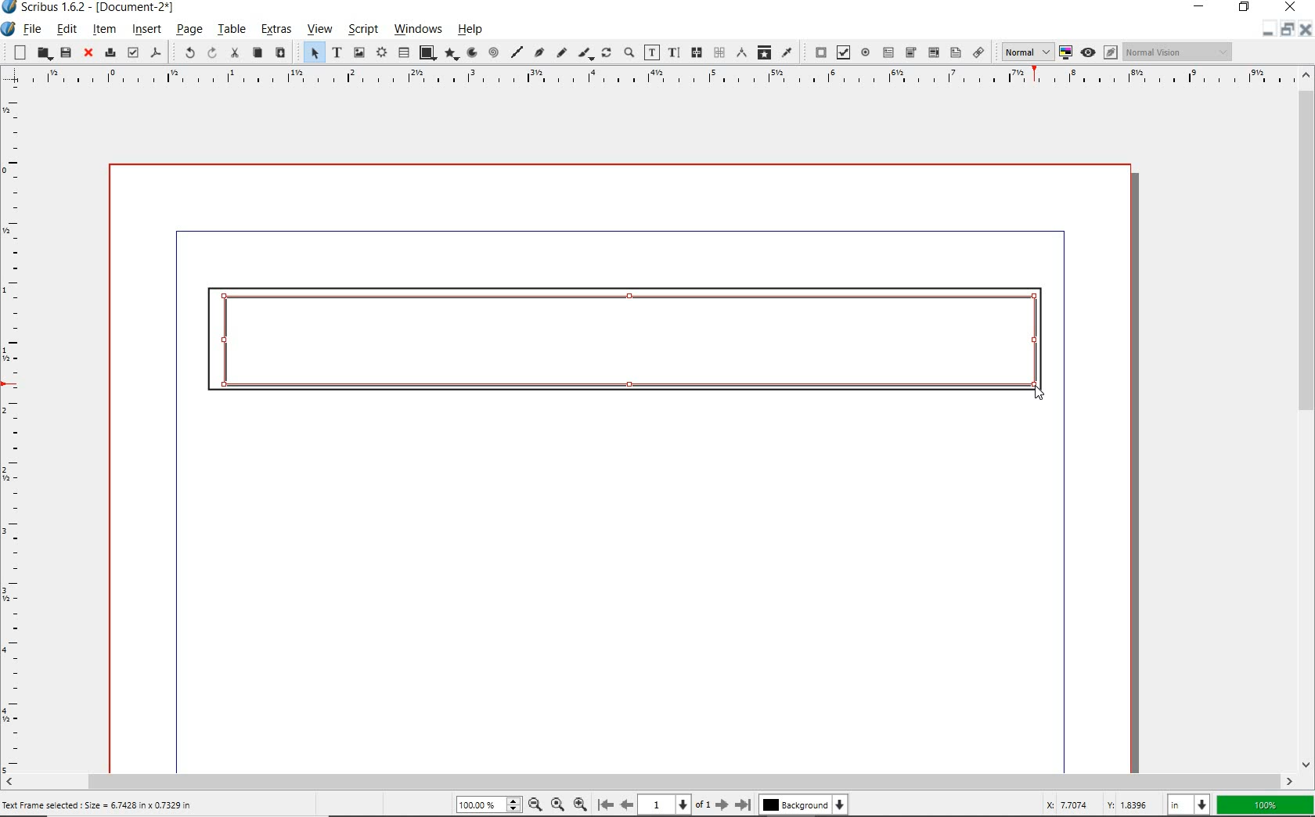 Image resolution: width=1315 pixels, height=817 pixels. I want to click on image frame, so click(358, 52).